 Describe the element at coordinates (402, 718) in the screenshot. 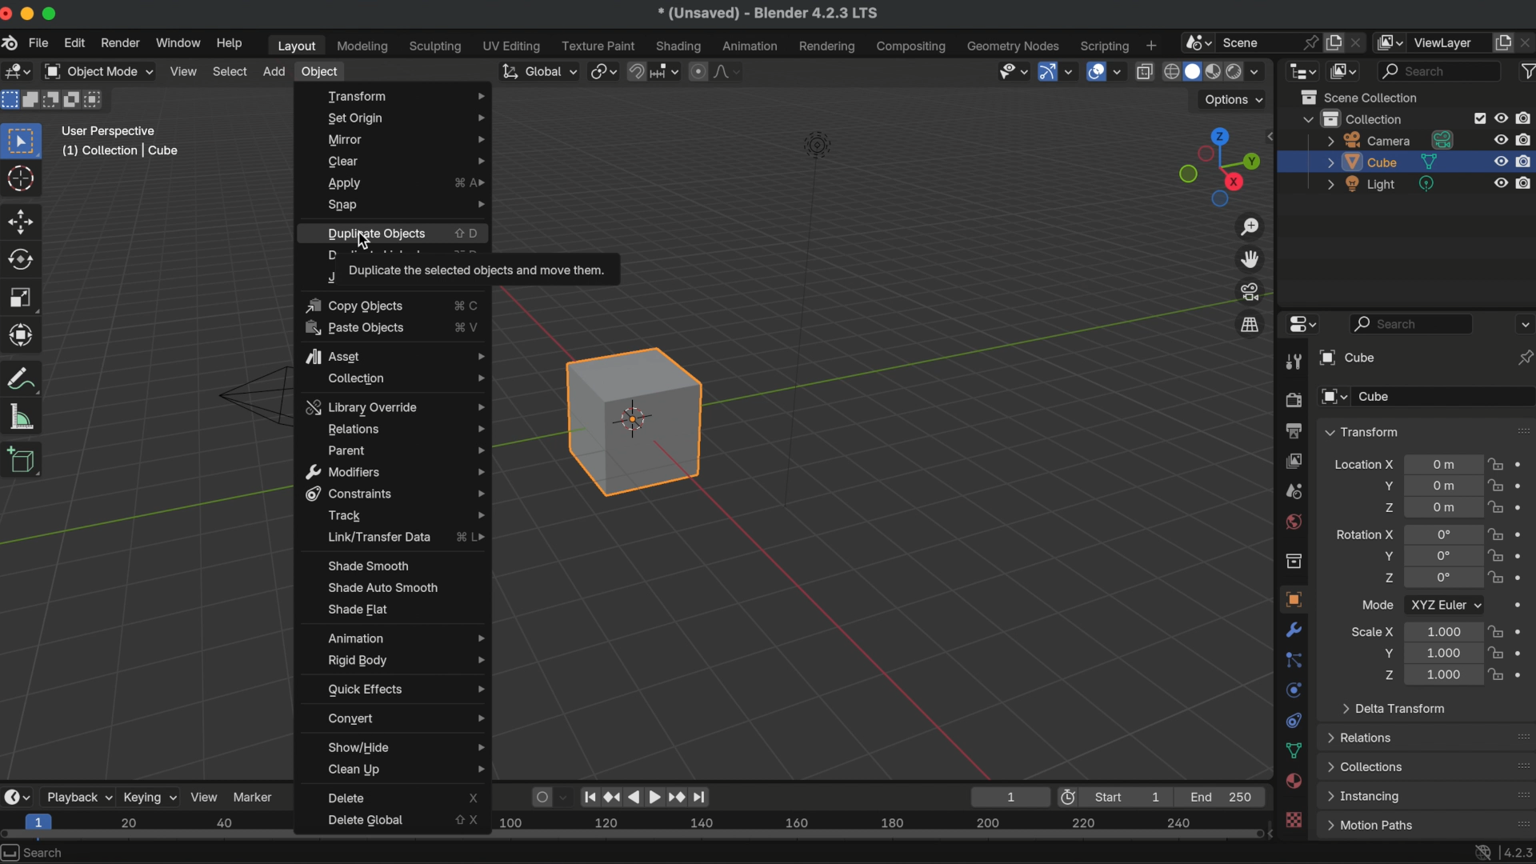

I see `convert menu` at that location.